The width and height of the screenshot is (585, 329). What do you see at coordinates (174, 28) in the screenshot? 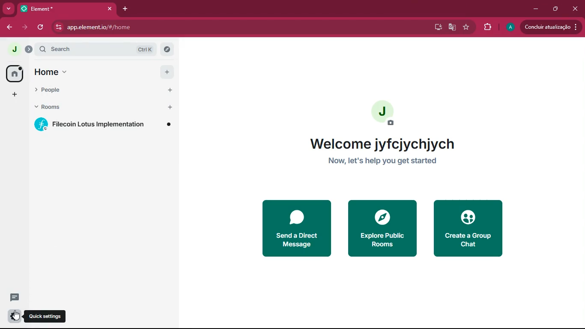
I see `app.element.io/#/home` at bounding box center [174, 28].